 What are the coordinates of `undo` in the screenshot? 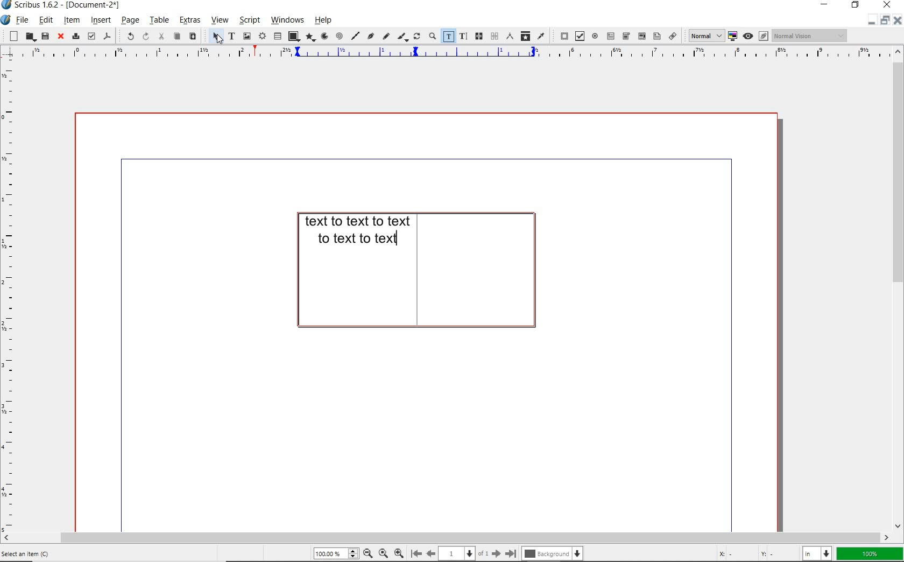 It's located at (128, 36).